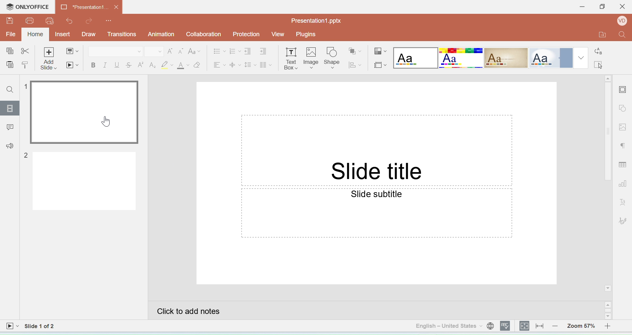 Image resolution: width=632 pixels, height=335 pixels. What do you see at coordinates (90, 21) in the screenshot?
I see `Redo` at bounding box center [90, 21].